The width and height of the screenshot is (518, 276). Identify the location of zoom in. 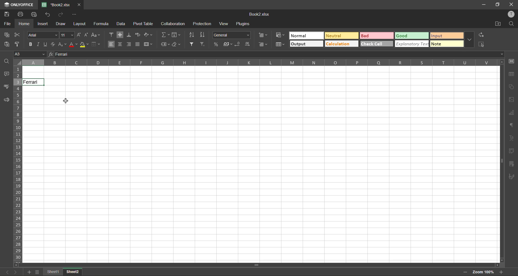
(500, 272).